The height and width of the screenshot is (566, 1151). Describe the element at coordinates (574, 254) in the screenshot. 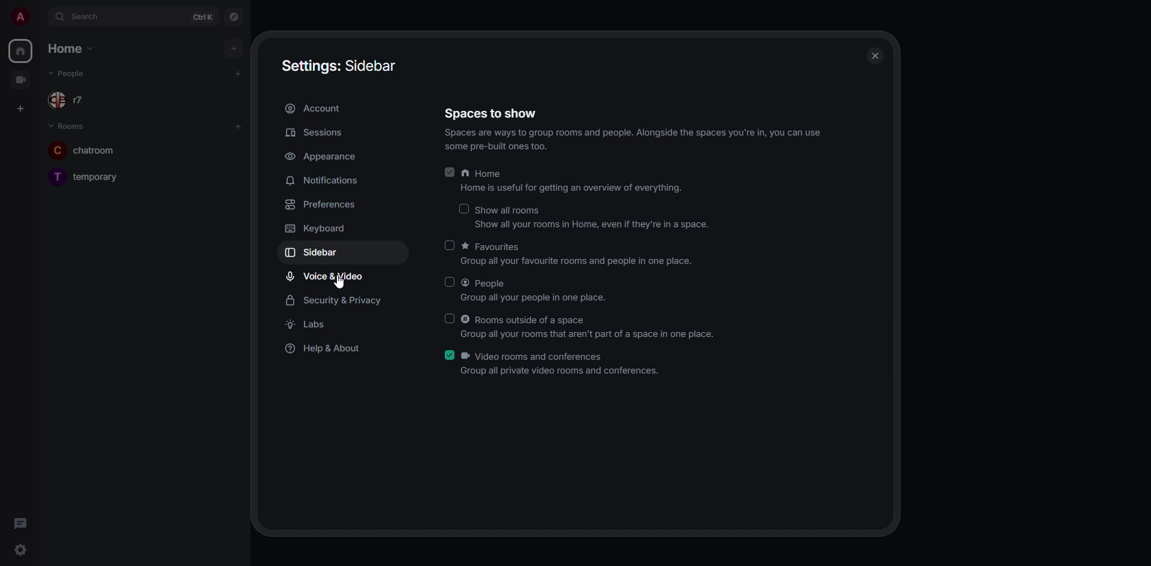

I see `favorites` at that location.